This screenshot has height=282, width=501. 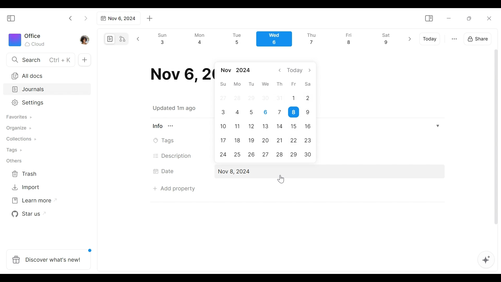 I want to click on cursor, so click(x=282, y=178).